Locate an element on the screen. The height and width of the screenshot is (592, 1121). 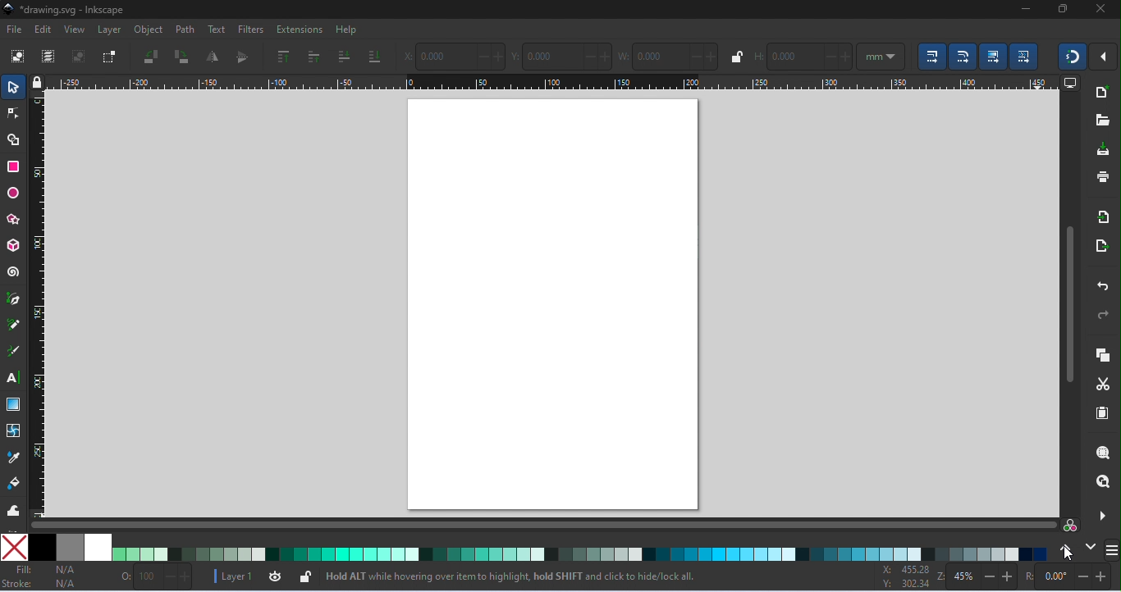
zoom drawing is located at coordinates (1101, 480).